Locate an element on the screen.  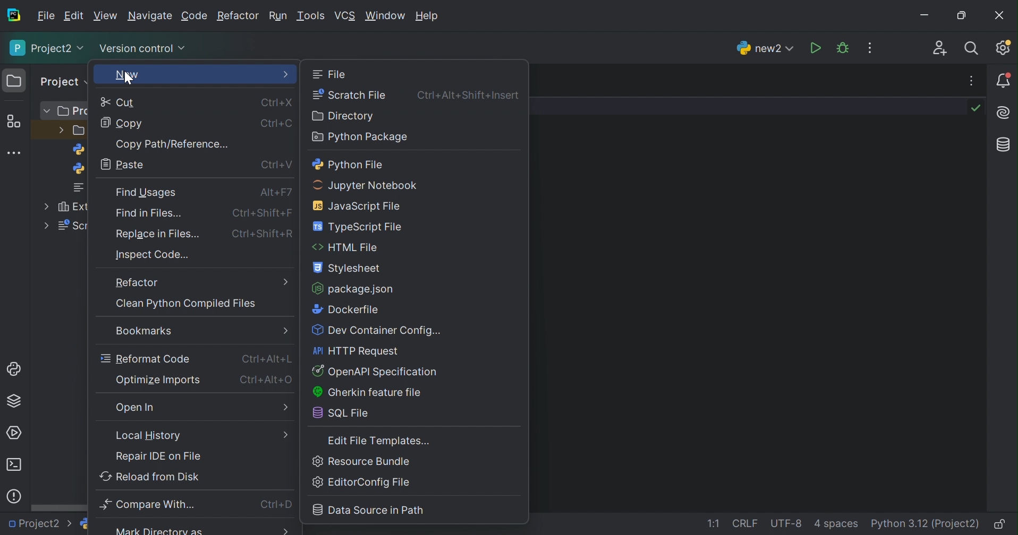
More tool windows is located at coordinates (15, 152).